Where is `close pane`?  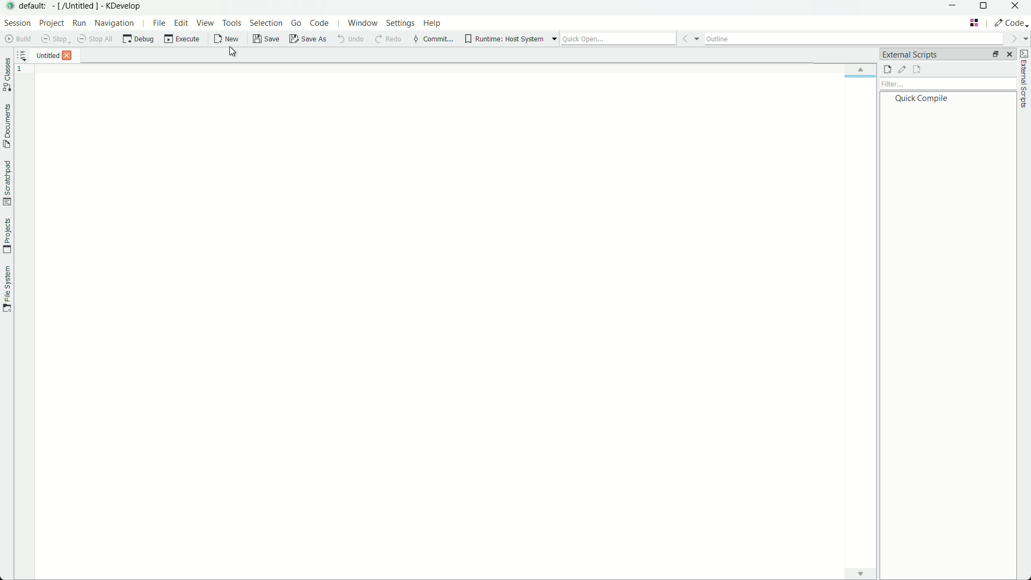 close pane is located at coordinates (1011, 54).